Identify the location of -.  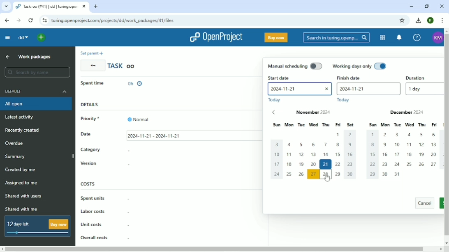
(128, 224).